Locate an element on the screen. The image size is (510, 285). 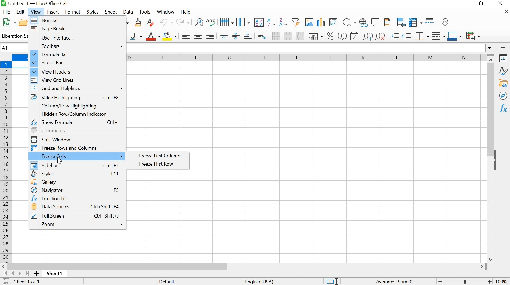
TOOLBARS is located at coordinates (77, 46).